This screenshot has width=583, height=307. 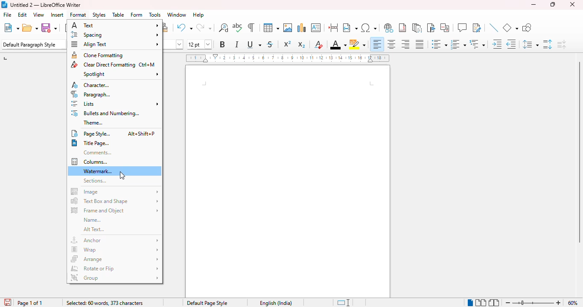 I want to click on window, so click(x=176, y=14).